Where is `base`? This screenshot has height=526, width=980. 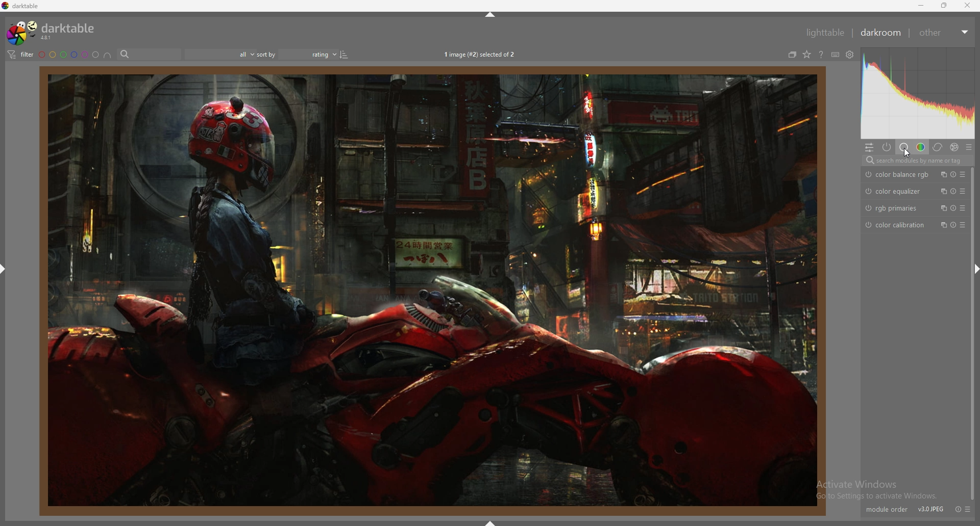 base is located at coordinates (904, 147).